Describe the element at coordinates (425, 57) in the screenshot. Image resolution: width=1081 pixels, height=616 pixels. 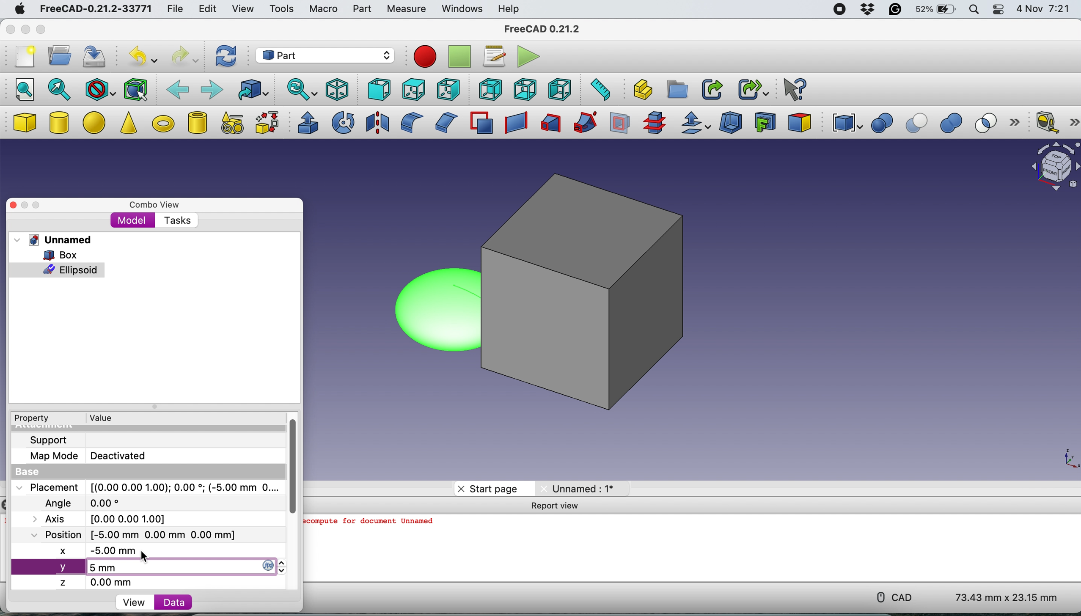
I see `record macros` at that location.